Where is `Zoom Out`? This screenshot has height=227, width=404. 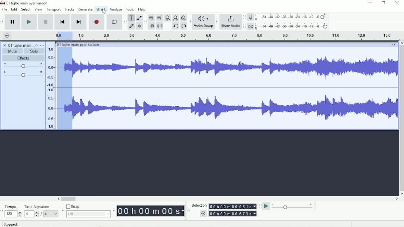
Zoom Out is located at coordinates (159, 18).